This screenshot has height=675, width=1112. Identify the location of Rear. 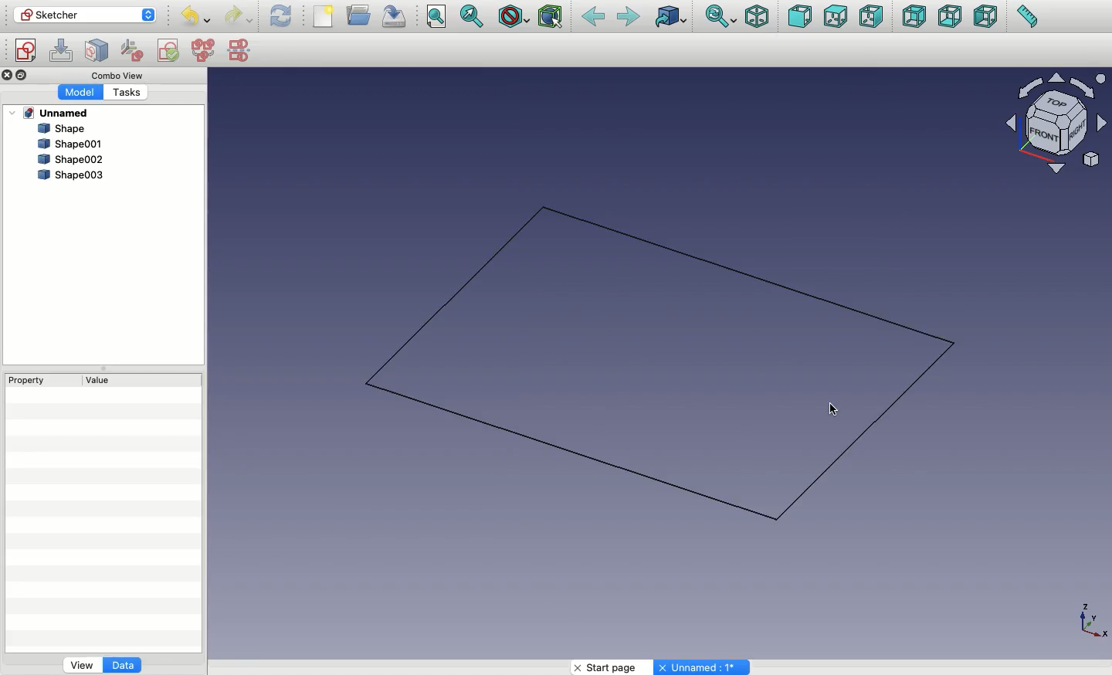
(914, 16).